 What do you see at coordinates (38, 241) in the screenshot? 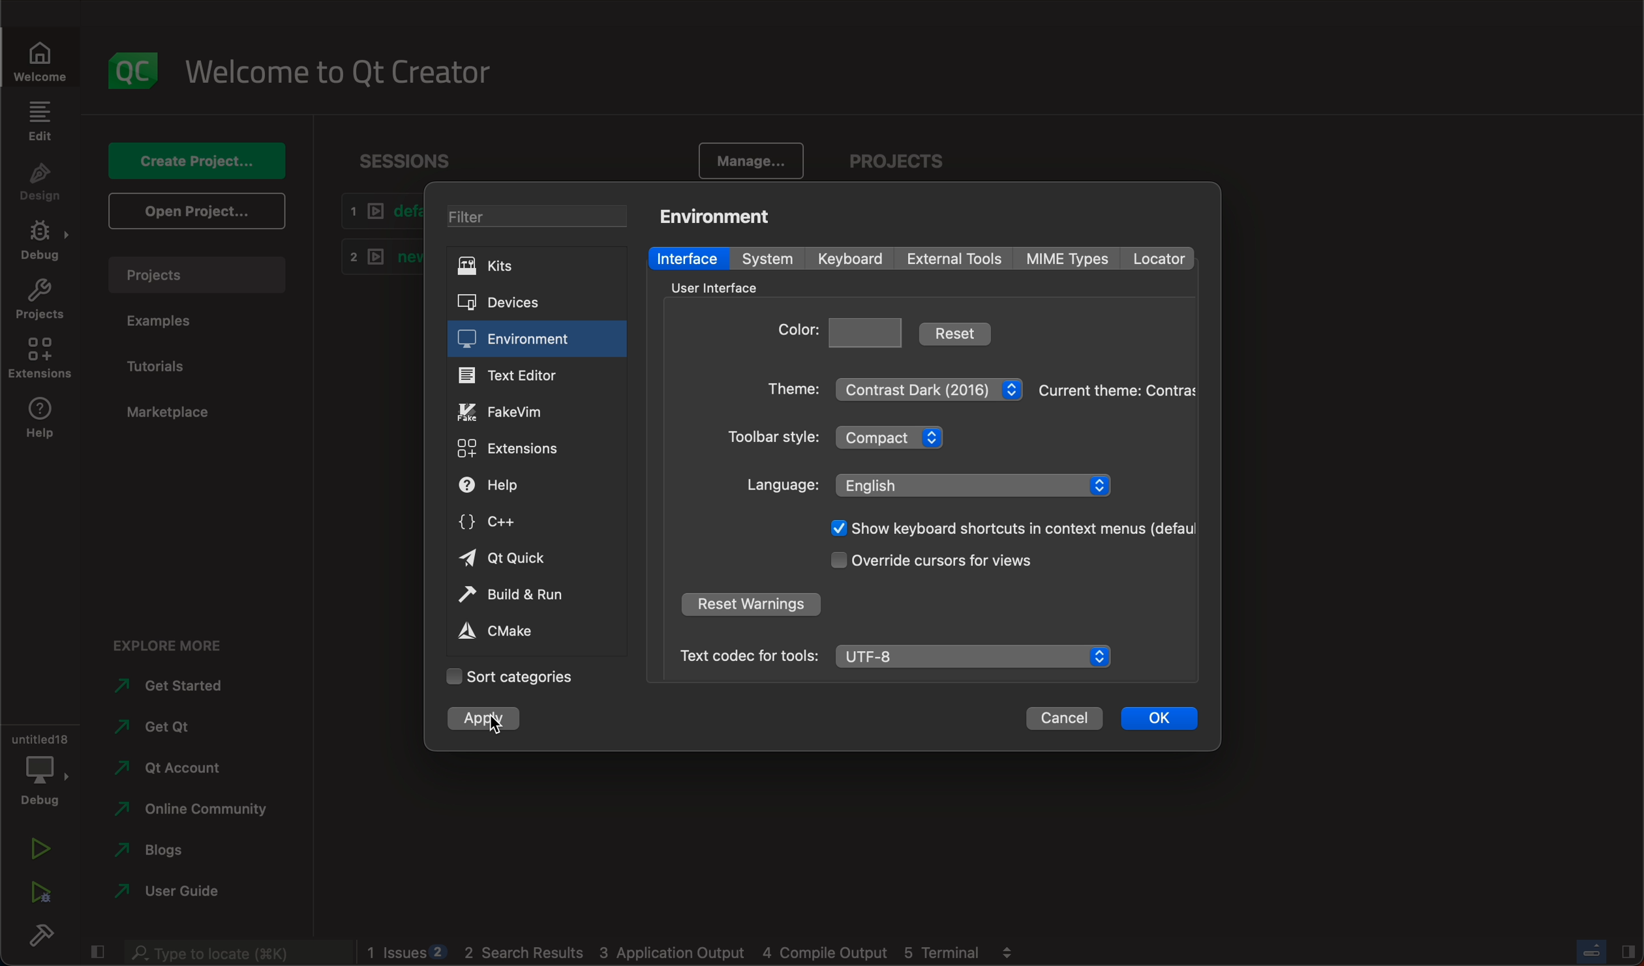
I see `debug` at bounding box center [38, 241].